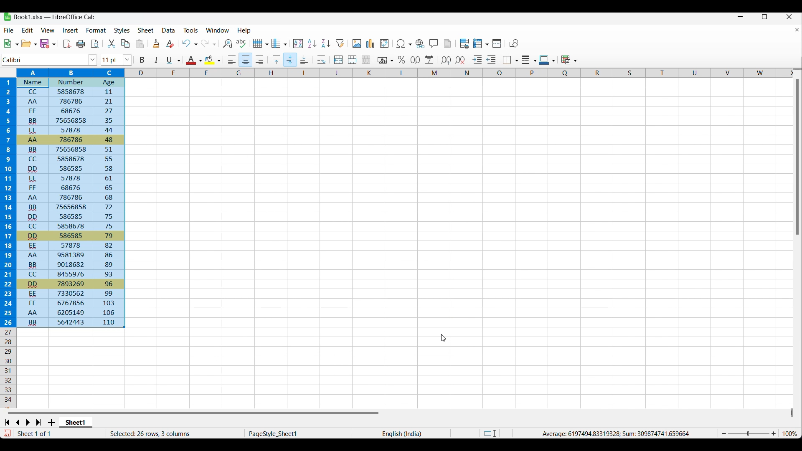  Describe the element at coordinates (460, 61) in the screenshot. I see `Delete decimal place ` at that location.